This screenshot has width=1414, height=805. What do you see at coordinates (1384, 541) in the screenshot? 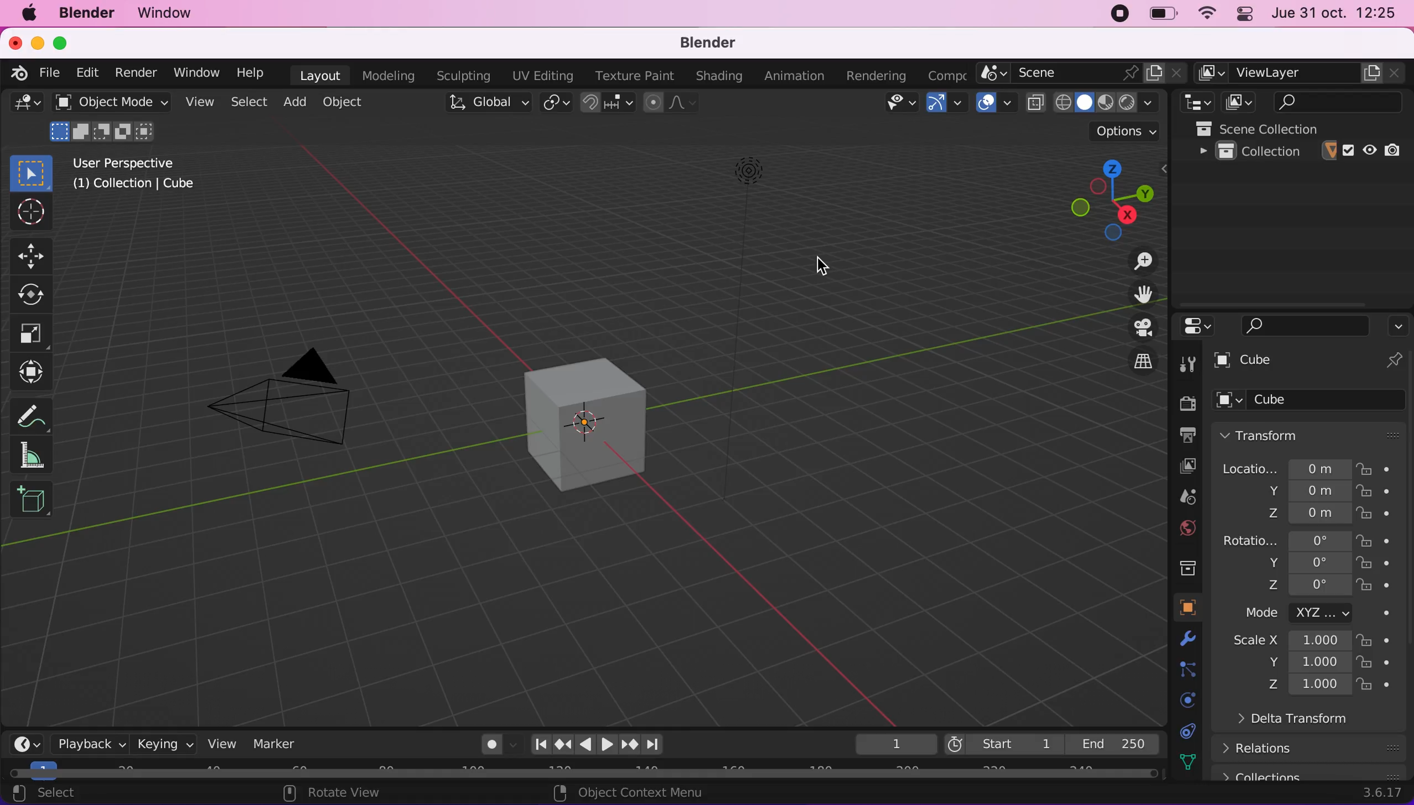
I see `lock` at bounding box center [1384, 541].